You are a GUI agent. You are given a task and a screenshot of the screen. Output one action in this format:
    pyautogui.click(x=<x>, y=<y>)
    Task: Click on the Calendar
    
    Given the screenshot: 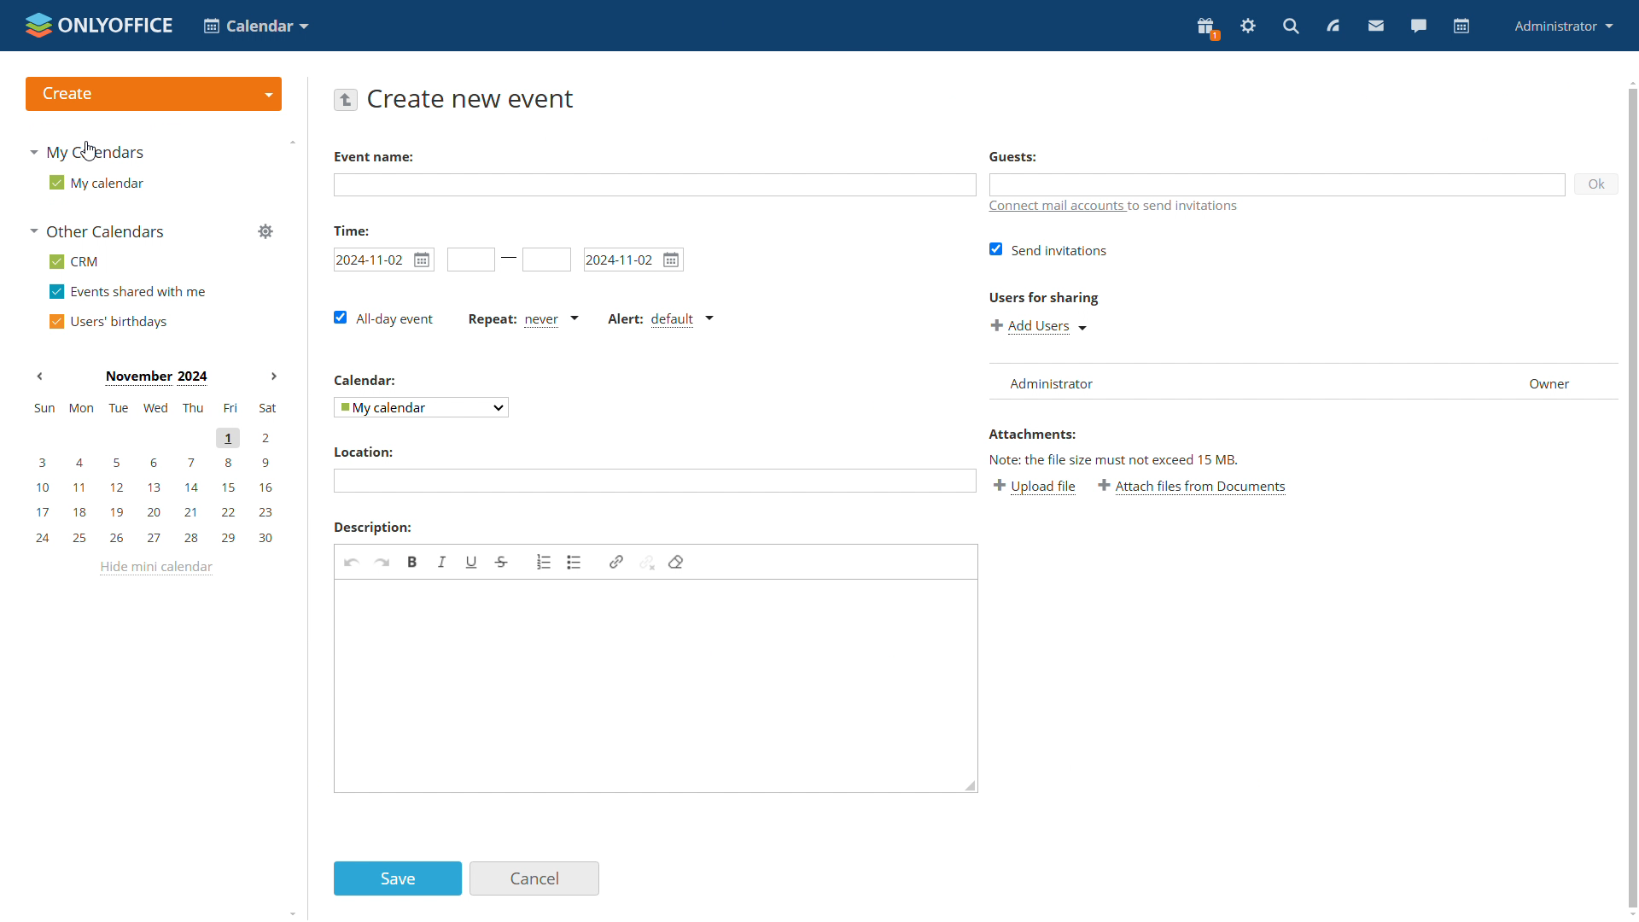 What is the action you would take?
    pyautogui.click(x=366, y=379)
    